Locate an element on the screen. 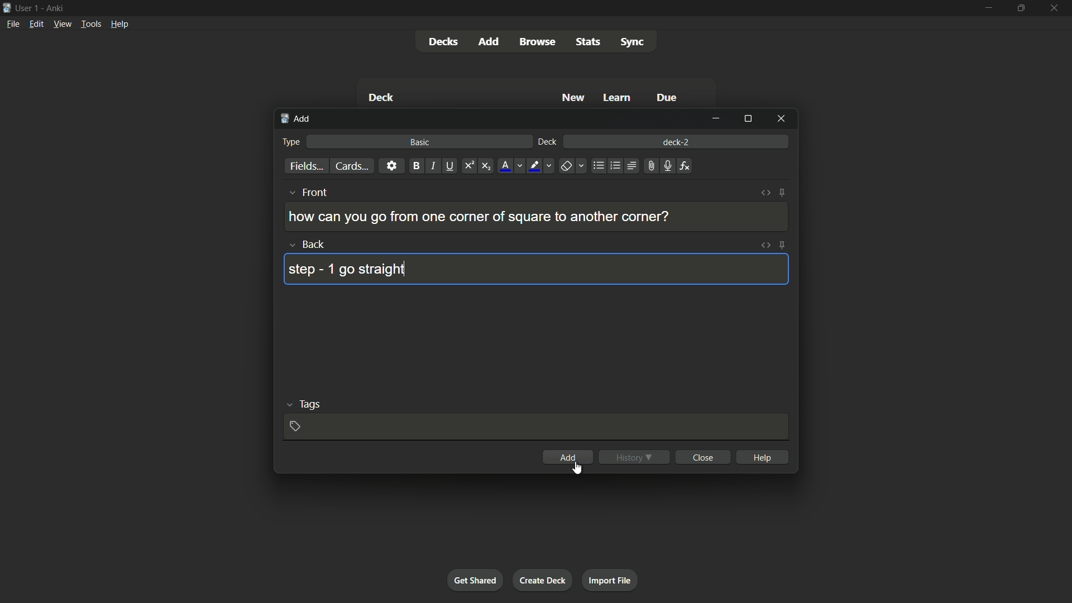  file menu is located at coordinates (12, 24).